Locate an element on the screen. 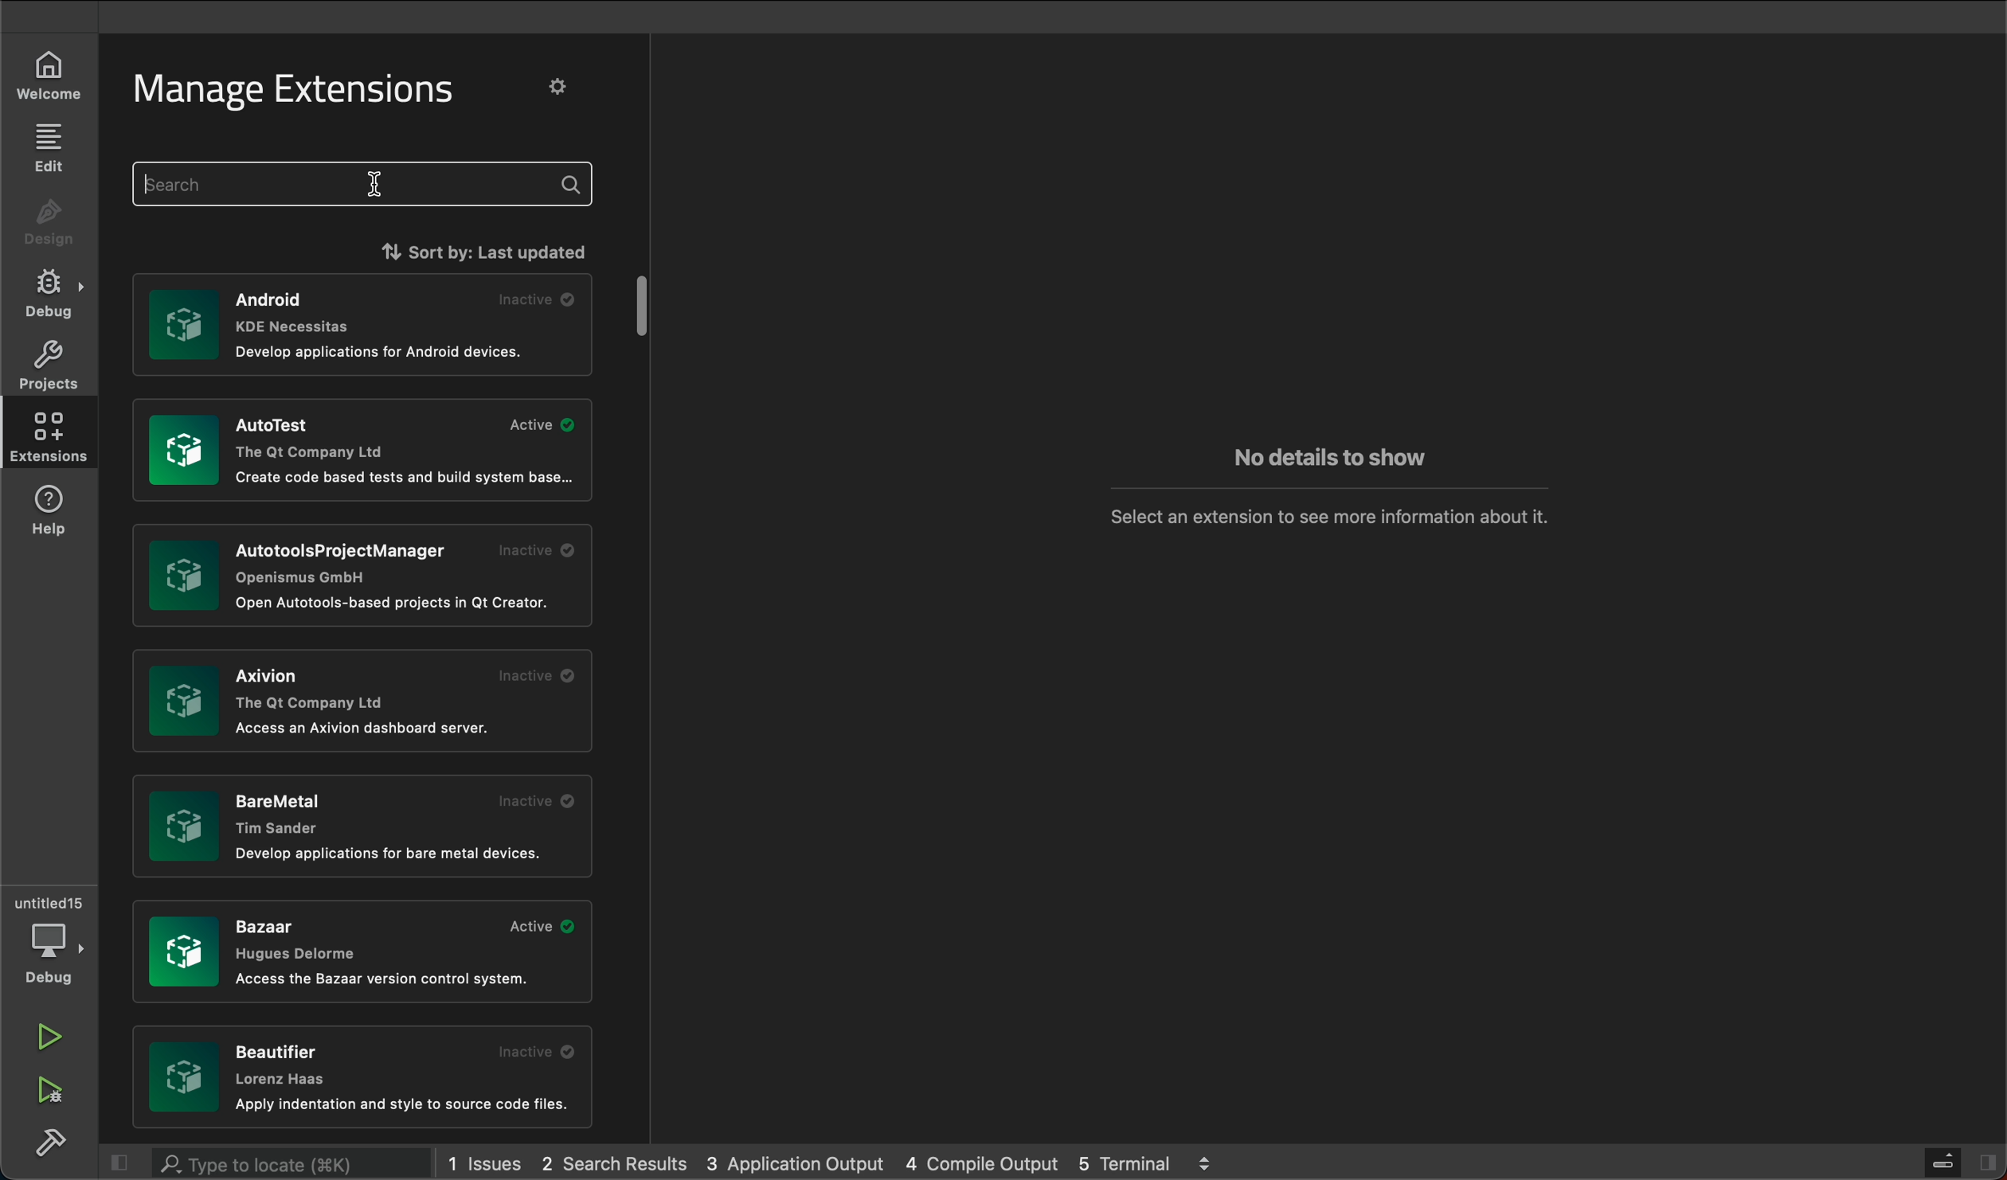 This screenshot has width=2007, height=1180. extension text is located at coordinates (385, 351).